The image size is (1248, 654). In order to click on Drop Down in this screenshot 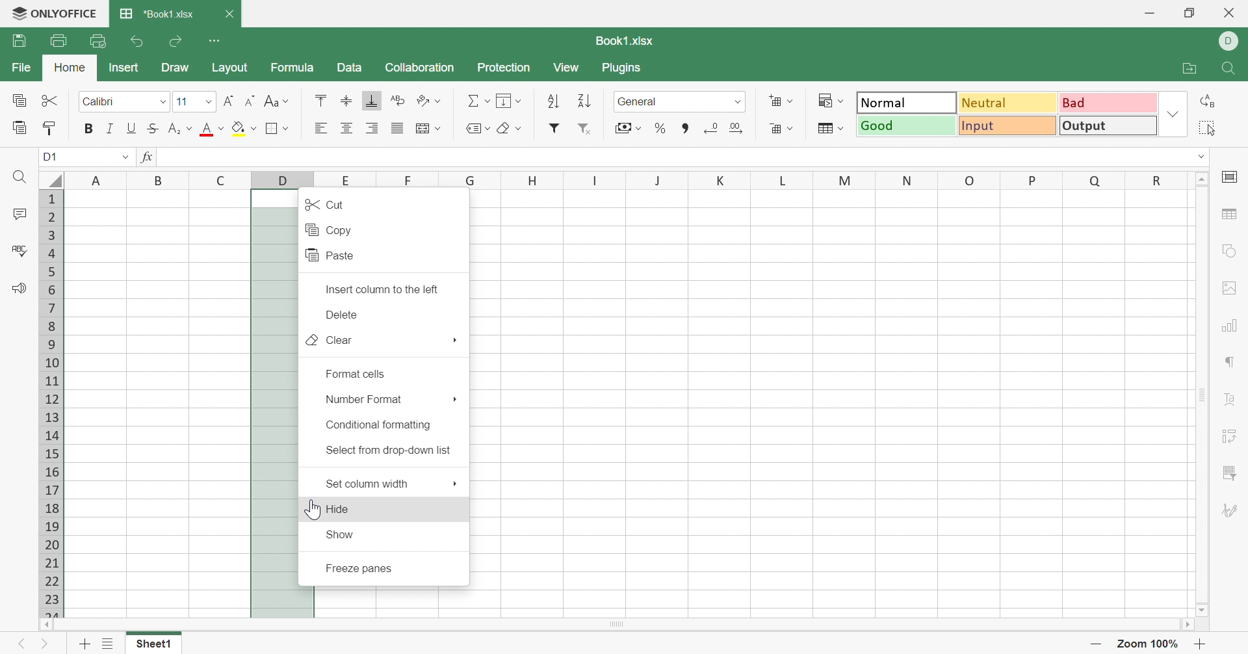, I will do `click(519, 101)`.